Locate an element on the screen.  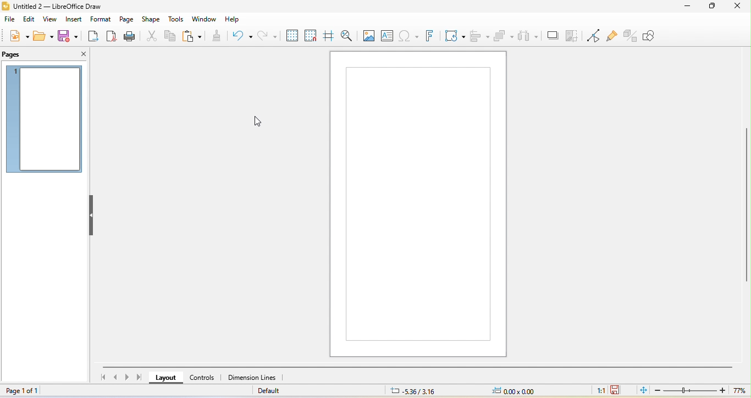
zoom and pan is located at coordinates (345, 36).